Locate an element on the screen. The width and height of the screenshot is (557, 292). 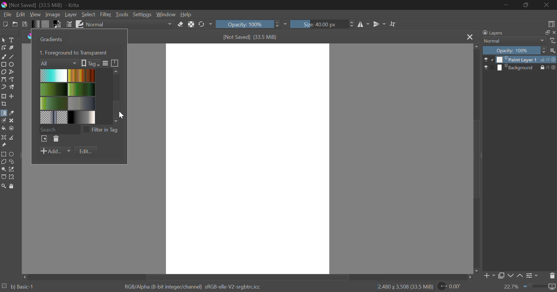
Select is located at coordinates (88, 14).